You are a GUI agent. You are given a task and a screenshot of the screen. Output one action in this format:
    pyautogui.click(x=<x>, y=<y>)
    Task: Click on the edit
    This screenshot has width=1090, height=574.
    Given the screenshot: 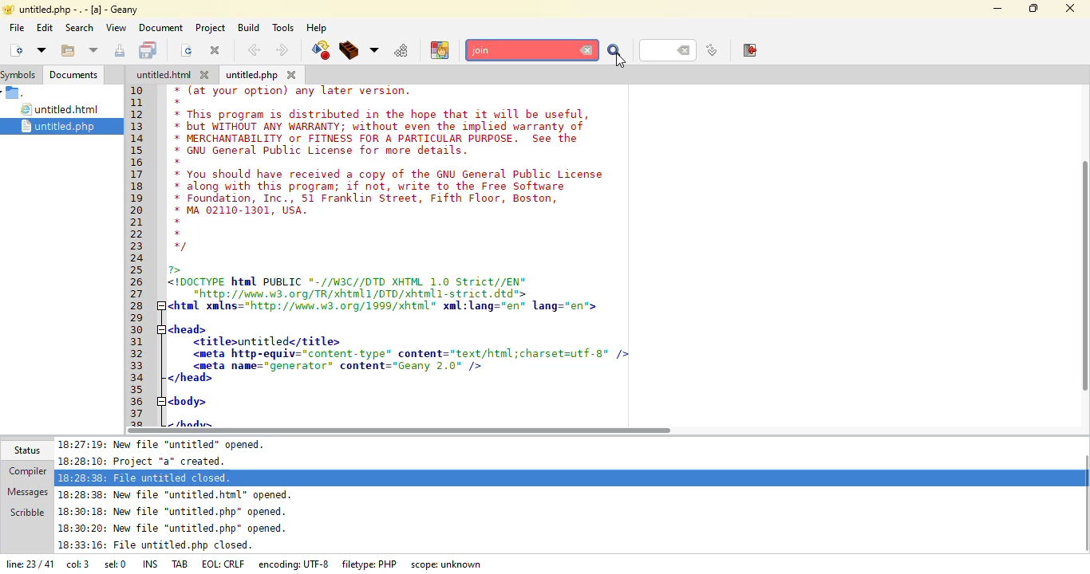 What is the action you would take?
    pyautogui.click(x=44, y=27)
    